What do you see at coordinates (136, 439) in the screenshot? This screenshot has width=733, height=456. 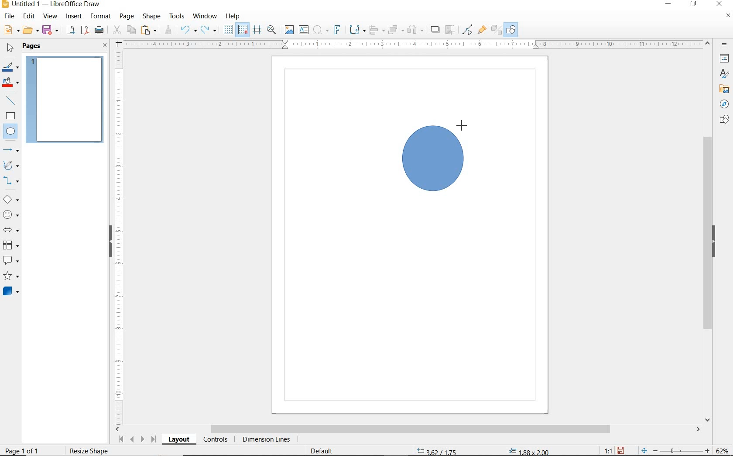 I see `SCROLL NEXT` at bounding box center [136, 439].